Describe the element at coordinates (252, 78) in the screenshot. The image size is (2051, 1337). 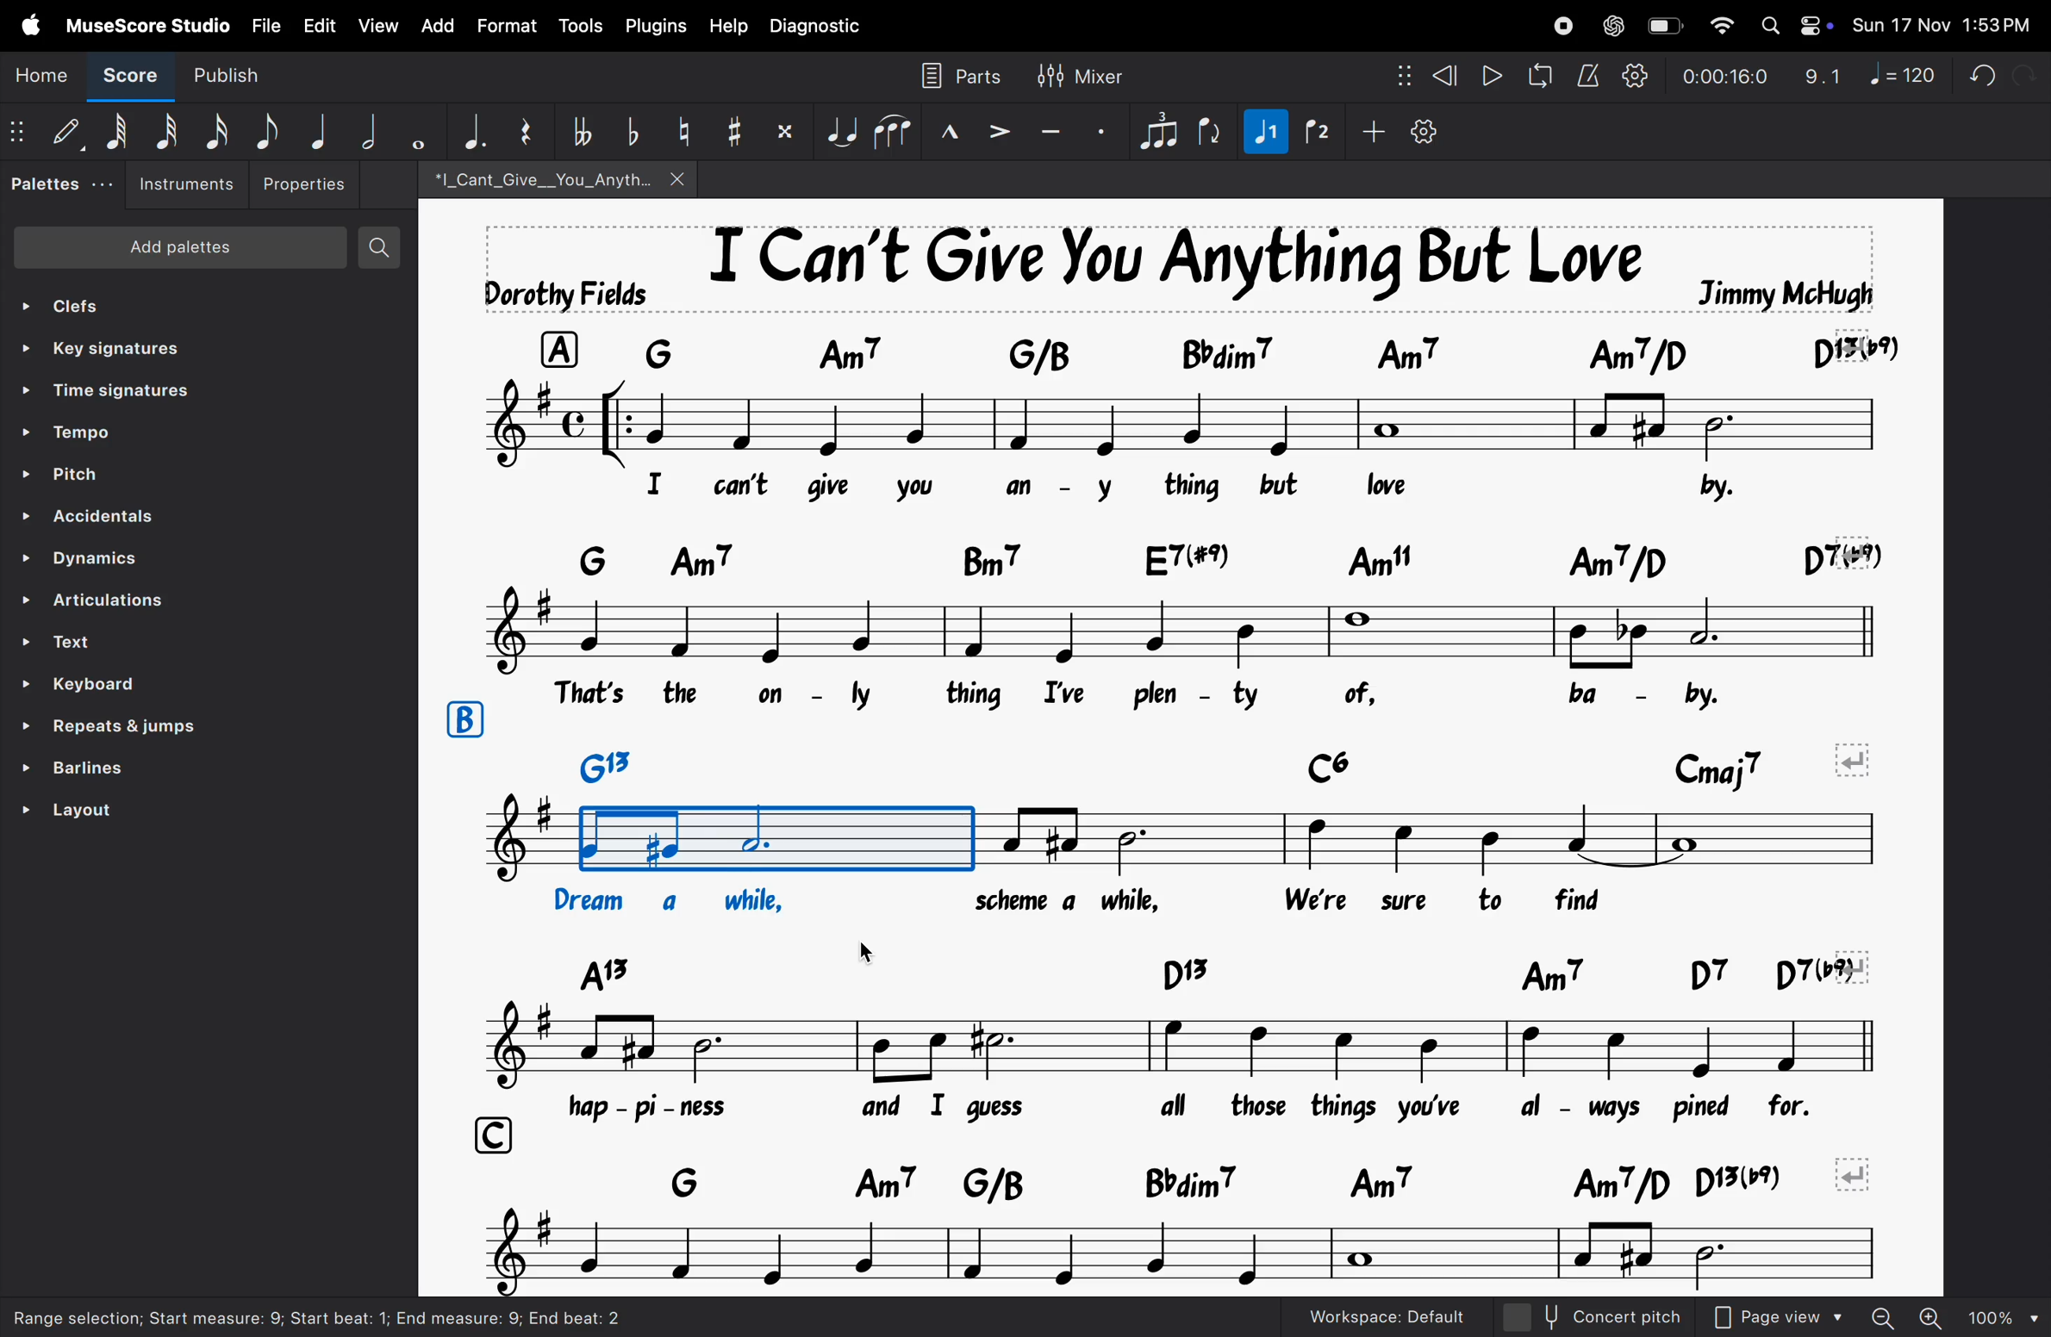
I see `publish` at that location.